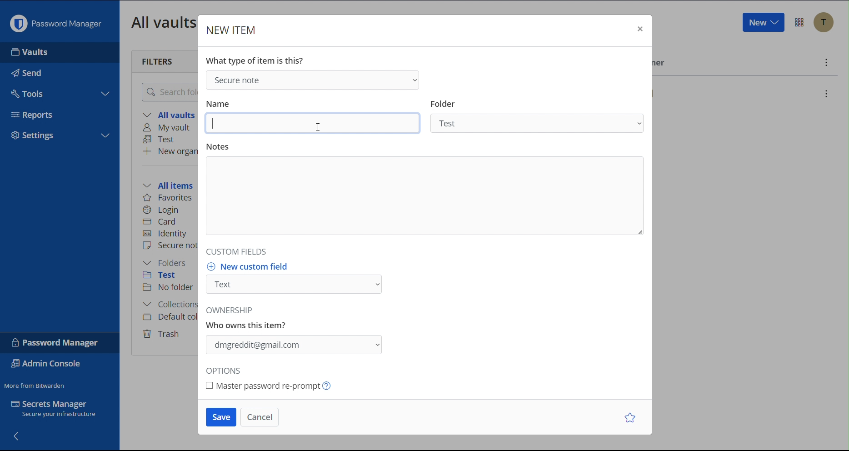 This screenshot has width=849, height=451. Describe the element at coordinates (55, 21) in the screenshot. I see `Password Manager` at that location.